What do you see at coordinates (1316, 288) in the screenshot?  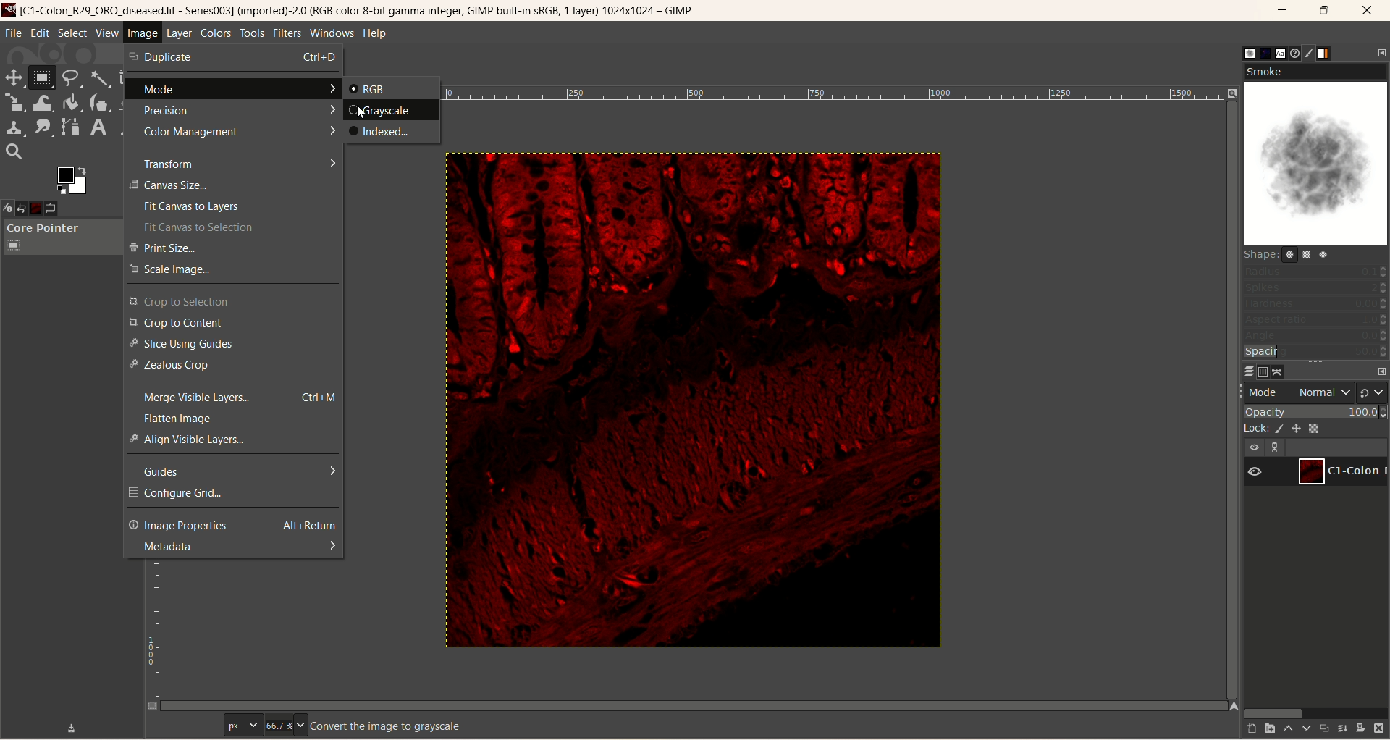 I see `spikes` at bounding box center [1316, 288].